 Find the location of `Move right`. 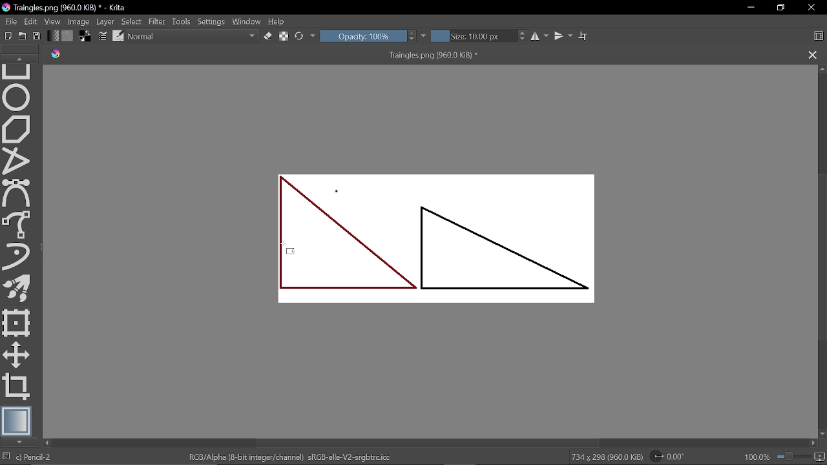

Move right is located at coordinates (813, 442).